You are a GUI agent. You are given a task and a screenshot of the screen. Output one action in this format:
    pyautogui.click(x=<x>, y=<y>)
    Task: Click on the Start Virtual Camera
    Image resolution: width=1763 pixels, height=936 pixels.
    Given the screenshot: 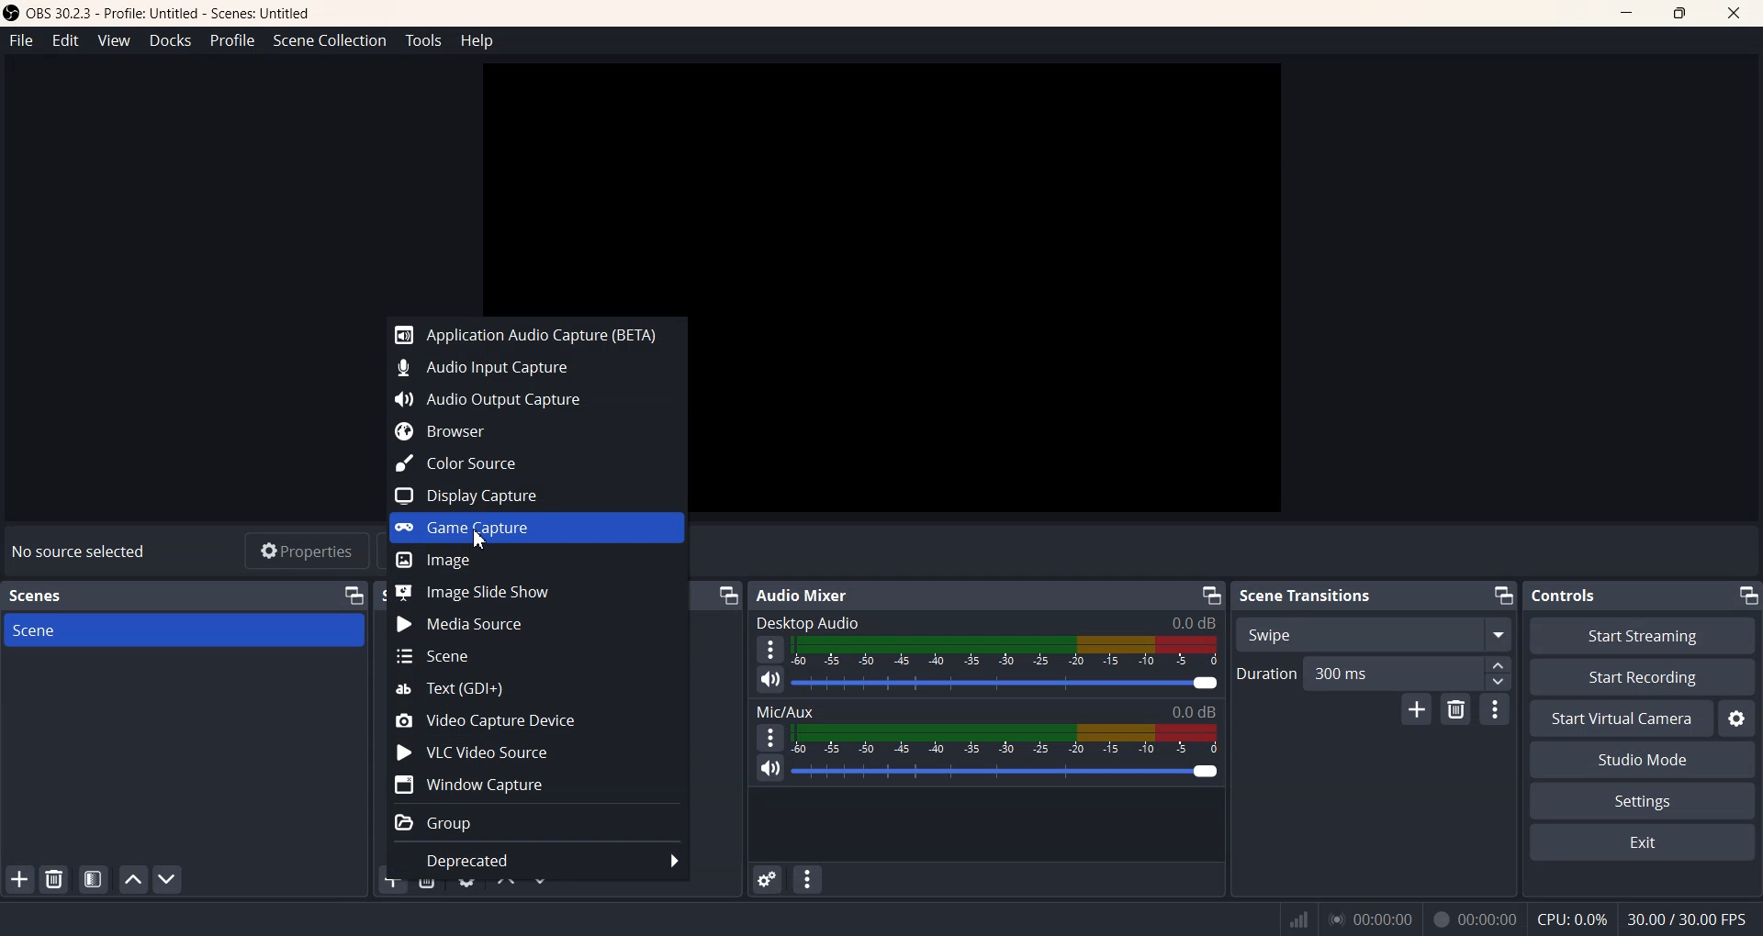 What is the action you would take?
    pyautogui.click(x=1621, y=719)
    